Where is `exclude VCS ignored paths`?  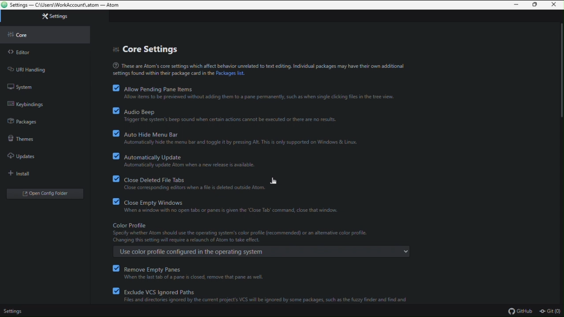 exclude VCS ignored paths is located at coordinates (265, 296).